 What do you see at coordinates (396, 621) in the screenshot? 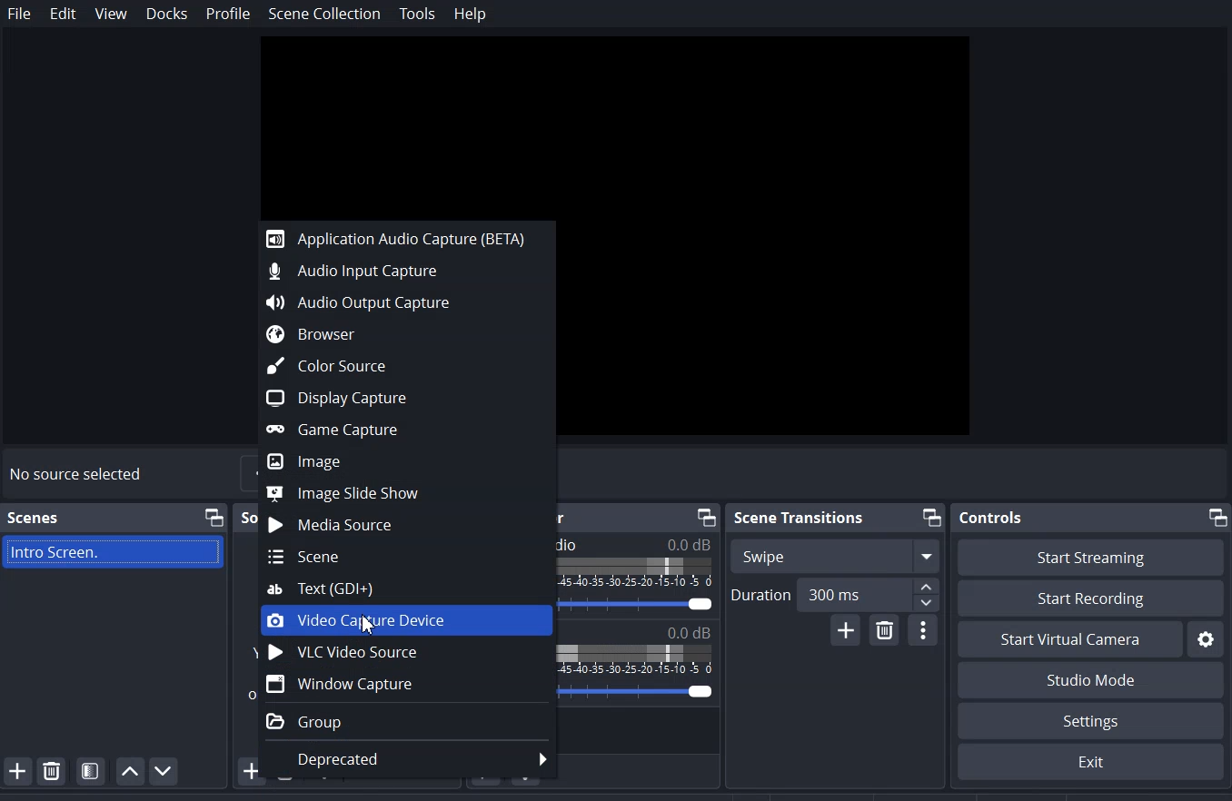
I see `Video Capture Device` at bounding box center [396, 621].